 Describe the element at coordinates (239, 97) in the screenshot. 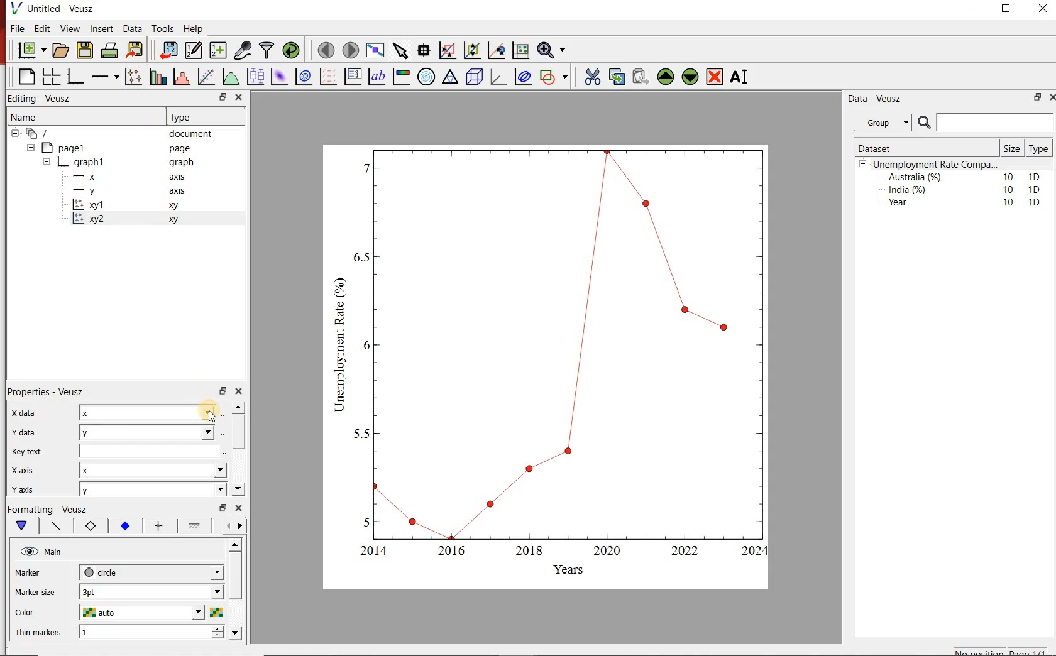

I see `close` at that location.